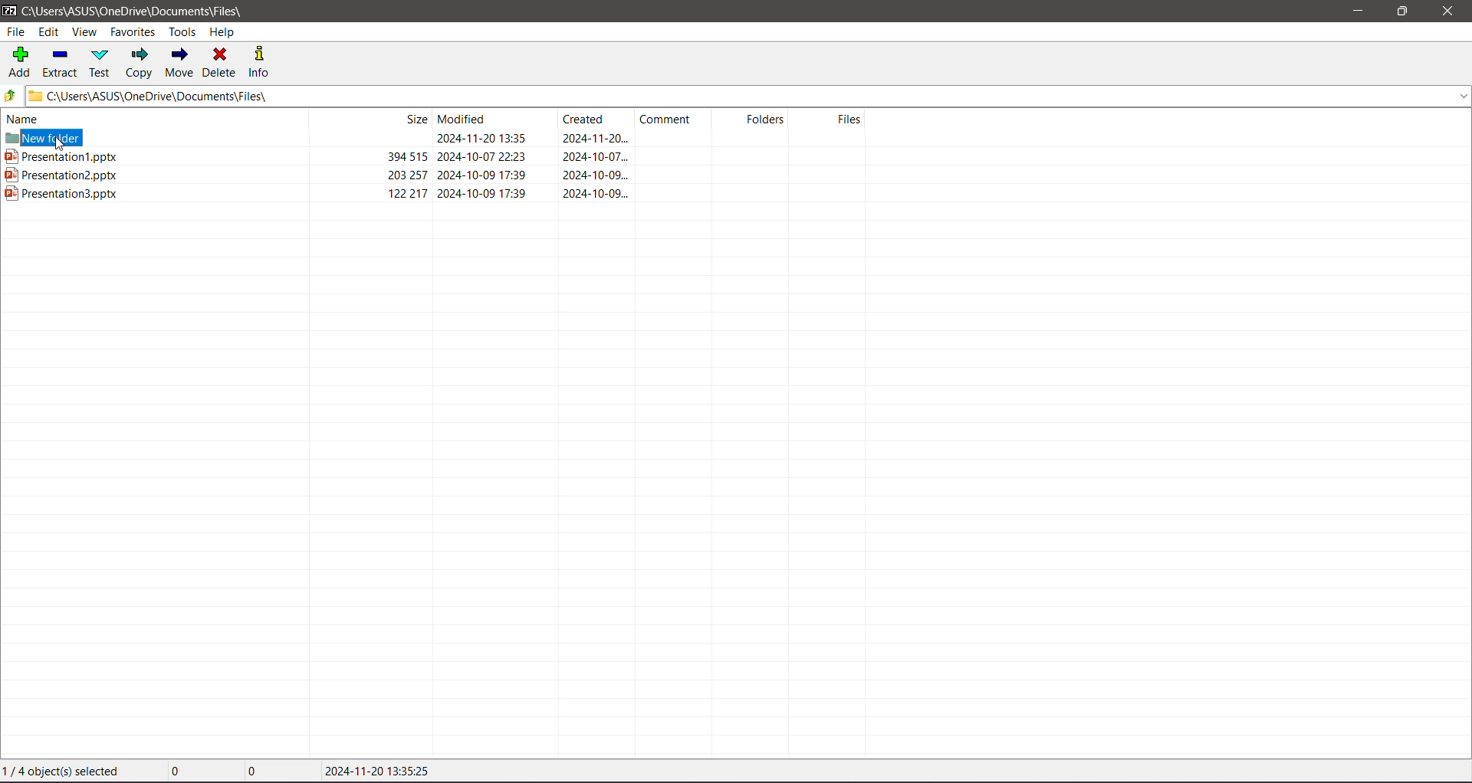  What do you see at coordinates (68, 772) in the screenshot?
I see `Current Selection` at bounding box center [68, 772].